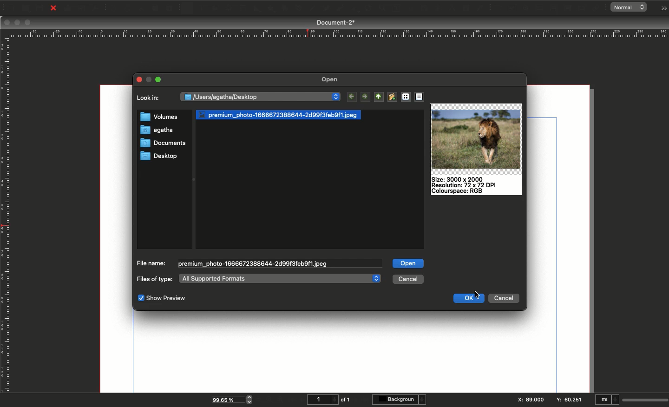  I want to click on Background, so click(400, 400).